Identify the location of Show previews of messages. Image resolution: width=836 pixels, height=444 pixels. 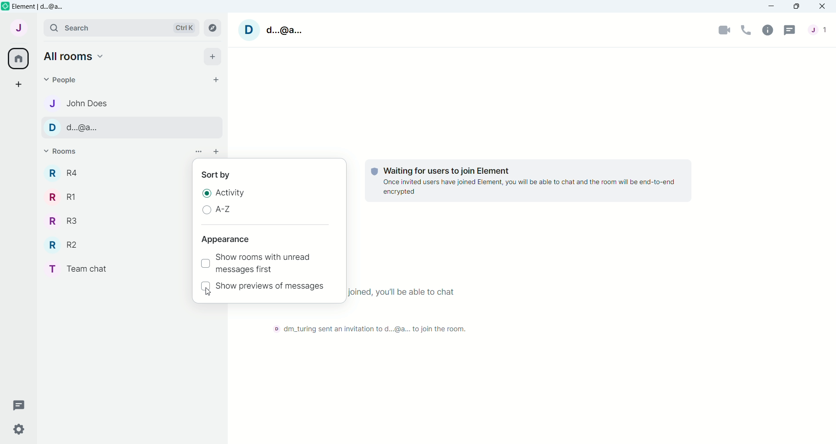
(272, 286).